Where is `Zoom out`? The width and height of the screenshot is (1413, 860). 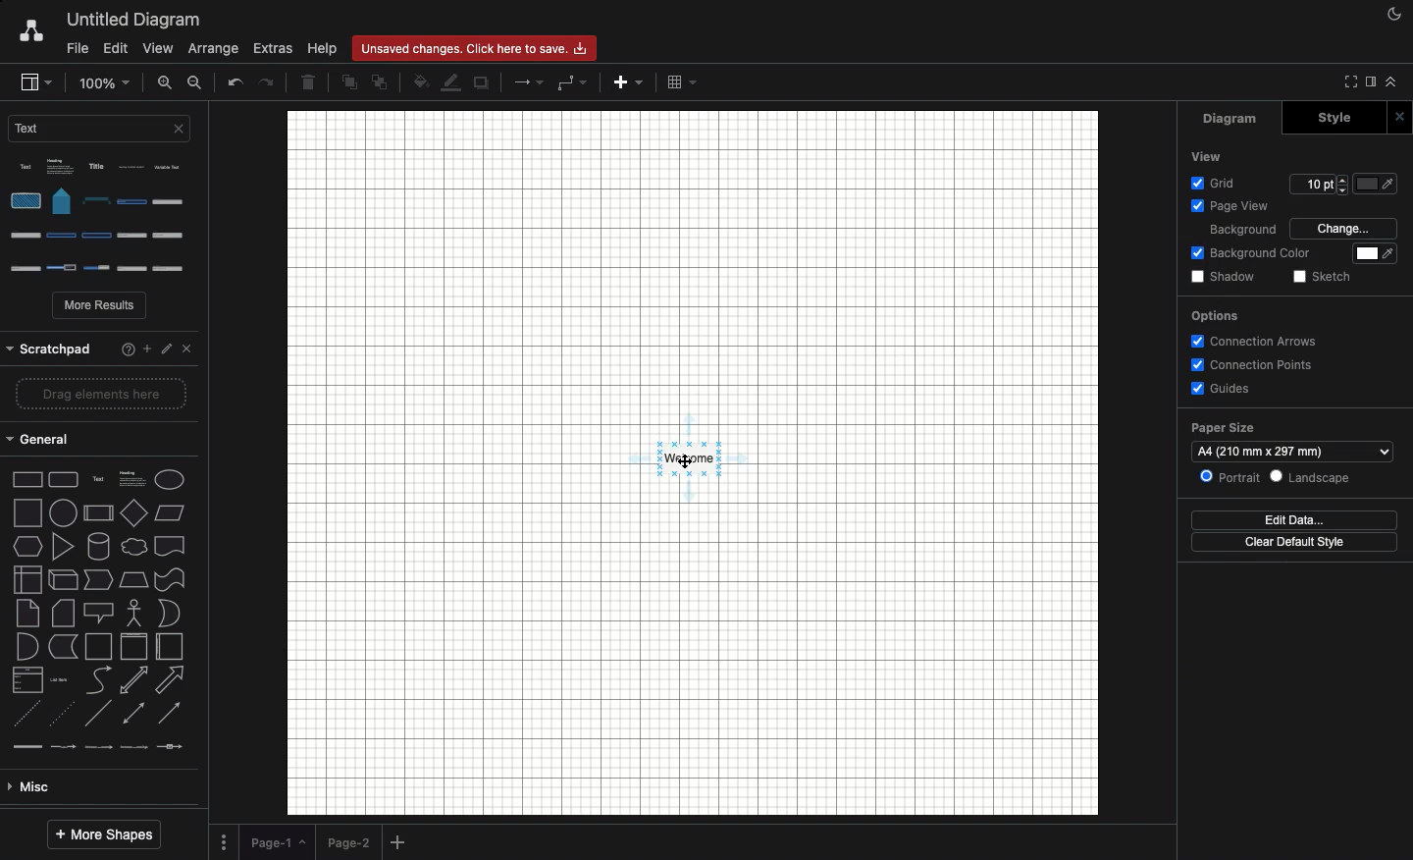
Zoom out is located at coordinates (204, 82).